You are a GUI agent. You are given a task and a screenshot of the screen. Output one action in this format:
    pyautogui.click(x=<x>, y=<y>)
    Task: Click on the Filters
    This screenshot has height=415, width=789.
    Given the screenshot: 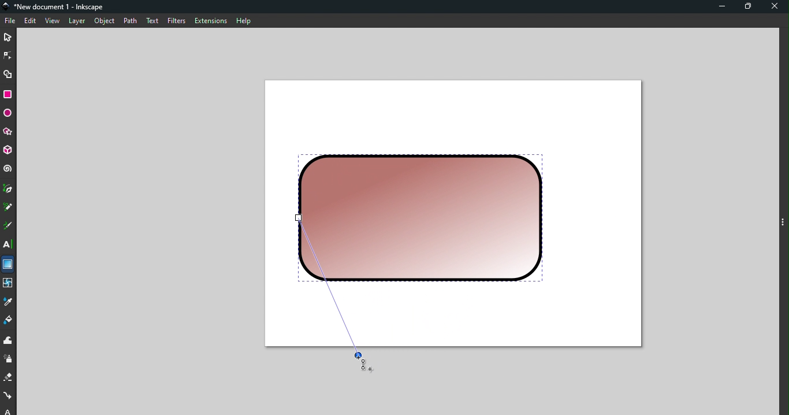 What is the action you would take?
    pyautogui.click(x=176, y=20)
    